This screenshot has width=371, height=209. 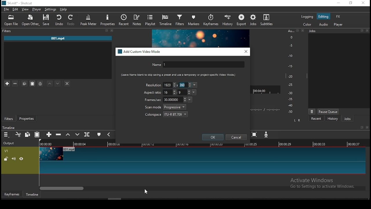 What do you see at coordinates (12, 194) in the screenshot?
I see `keyframe` at bounding box center [12, 194].